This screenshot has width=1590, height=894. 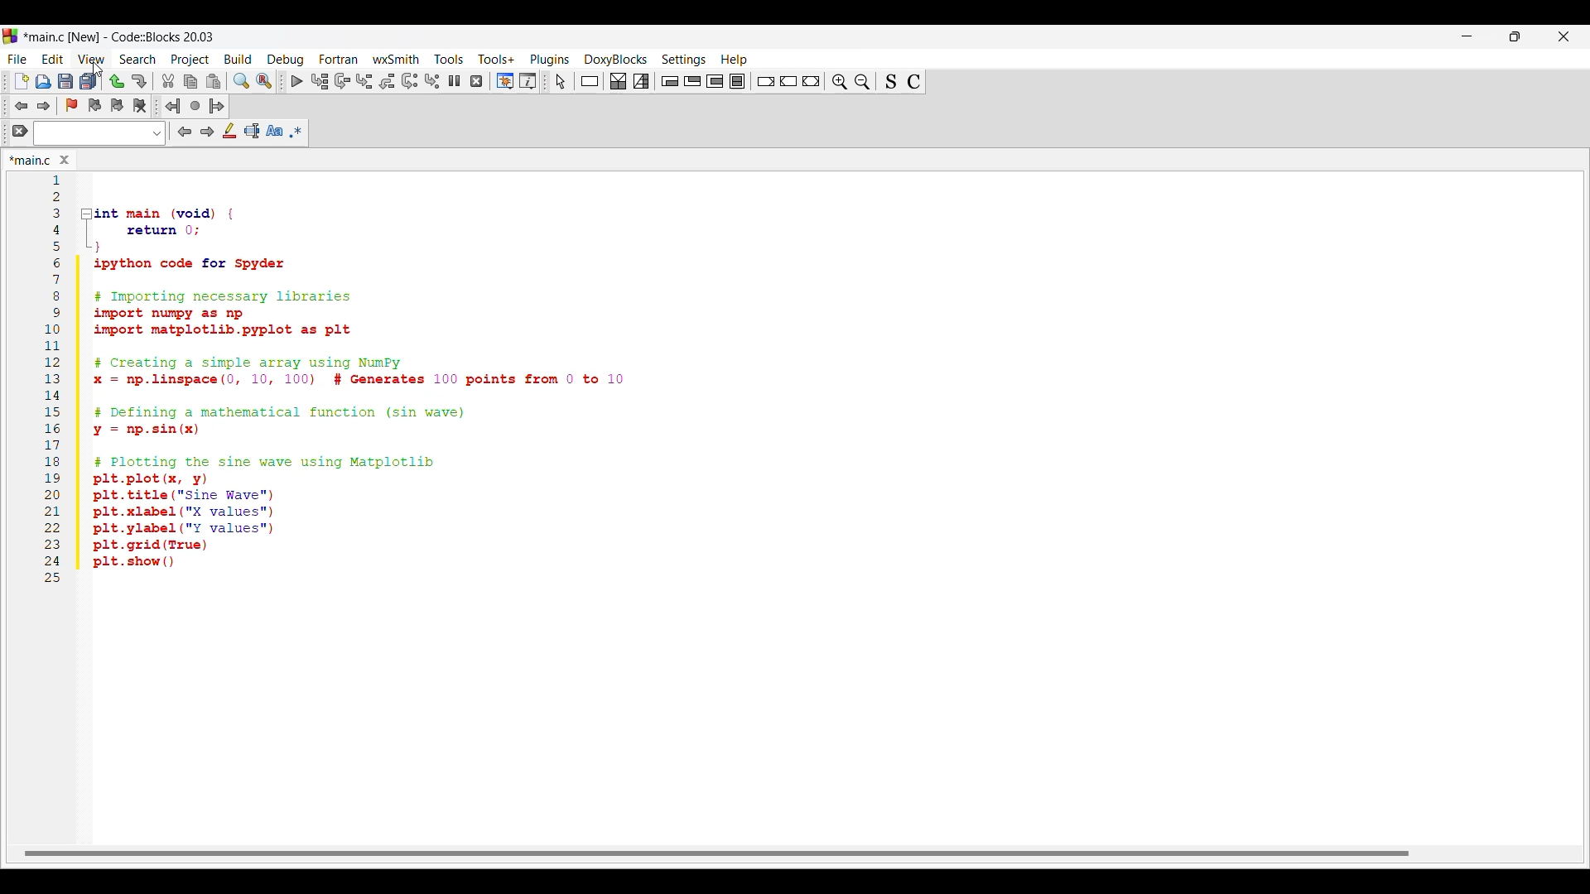 What do you see at coordinates (476, 81) in the screenshot?
I see `Stop debugger` at bounding box center [476, 81].